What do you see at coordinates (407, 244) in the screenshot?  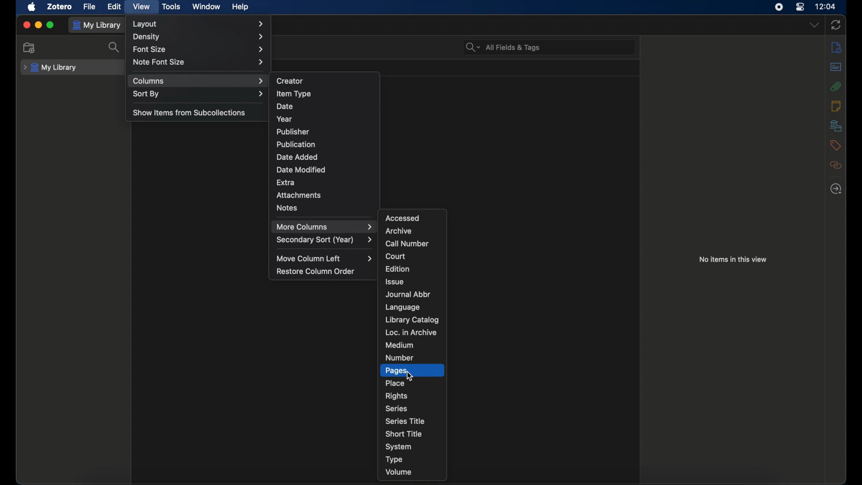 I see `call number` at bounding box center [407, 244].